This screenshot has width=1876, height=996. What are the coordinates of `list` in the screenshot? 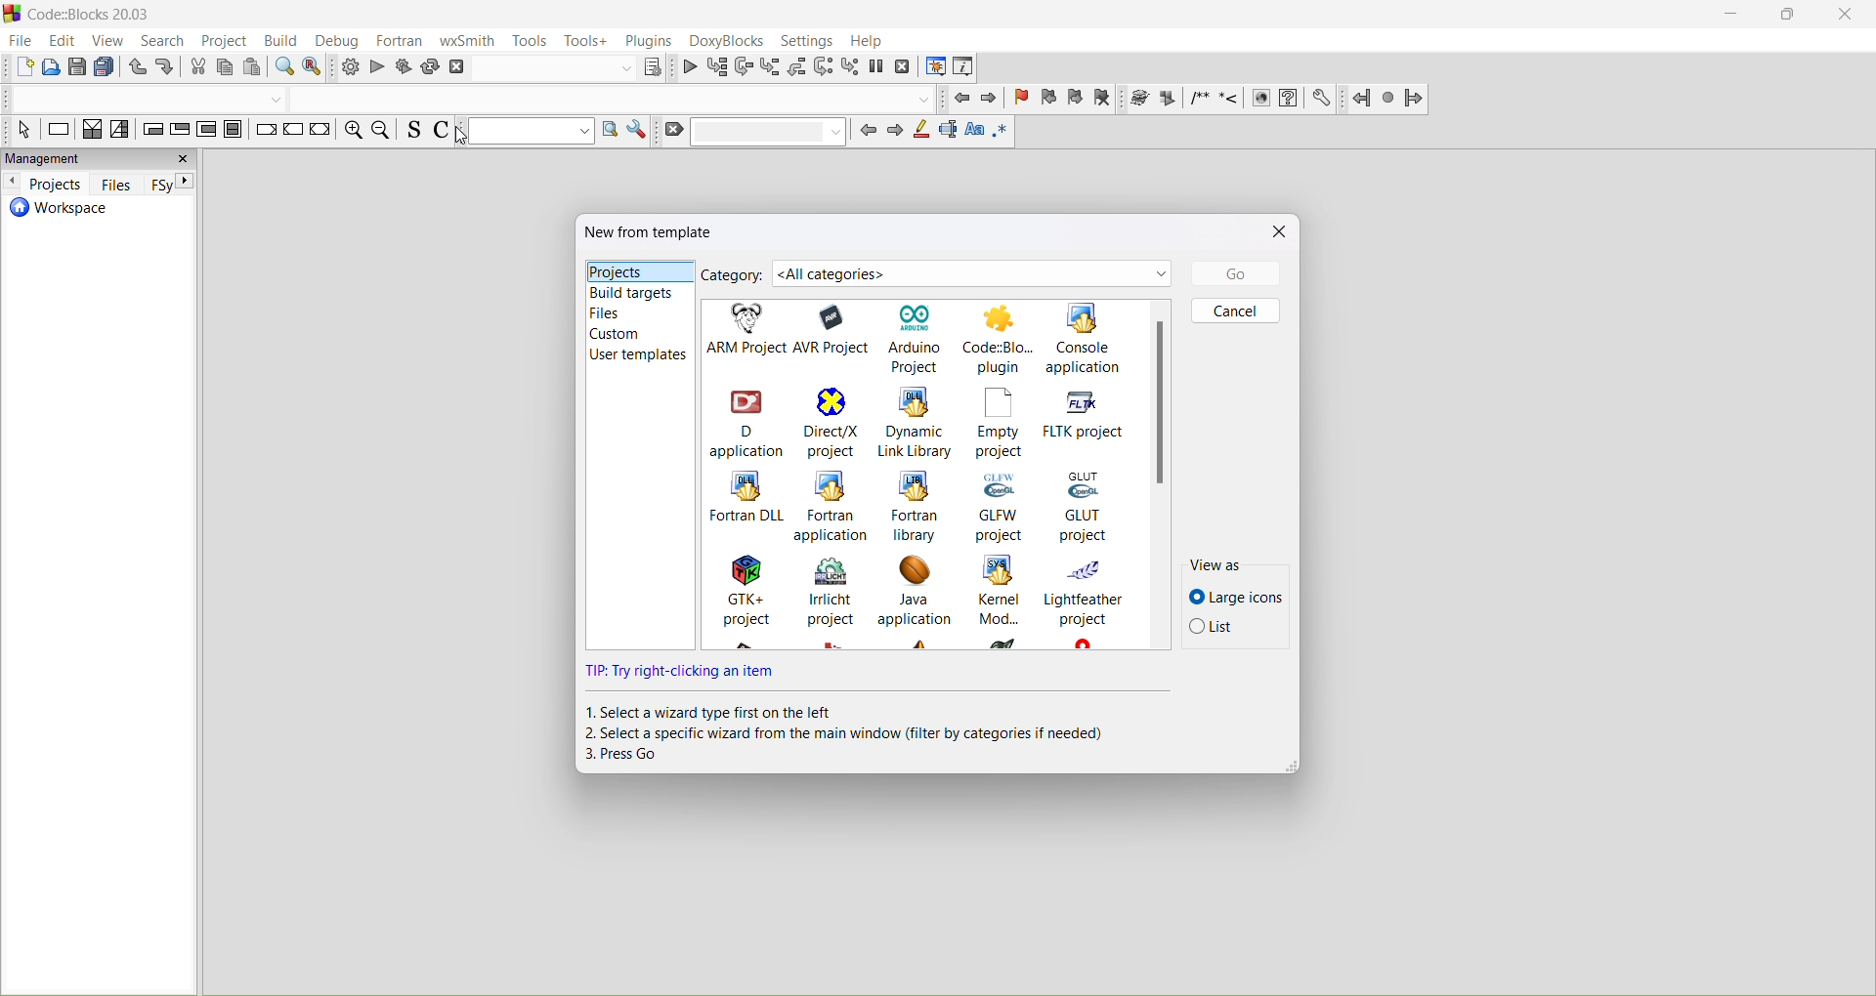 It's located at (1232, 631).